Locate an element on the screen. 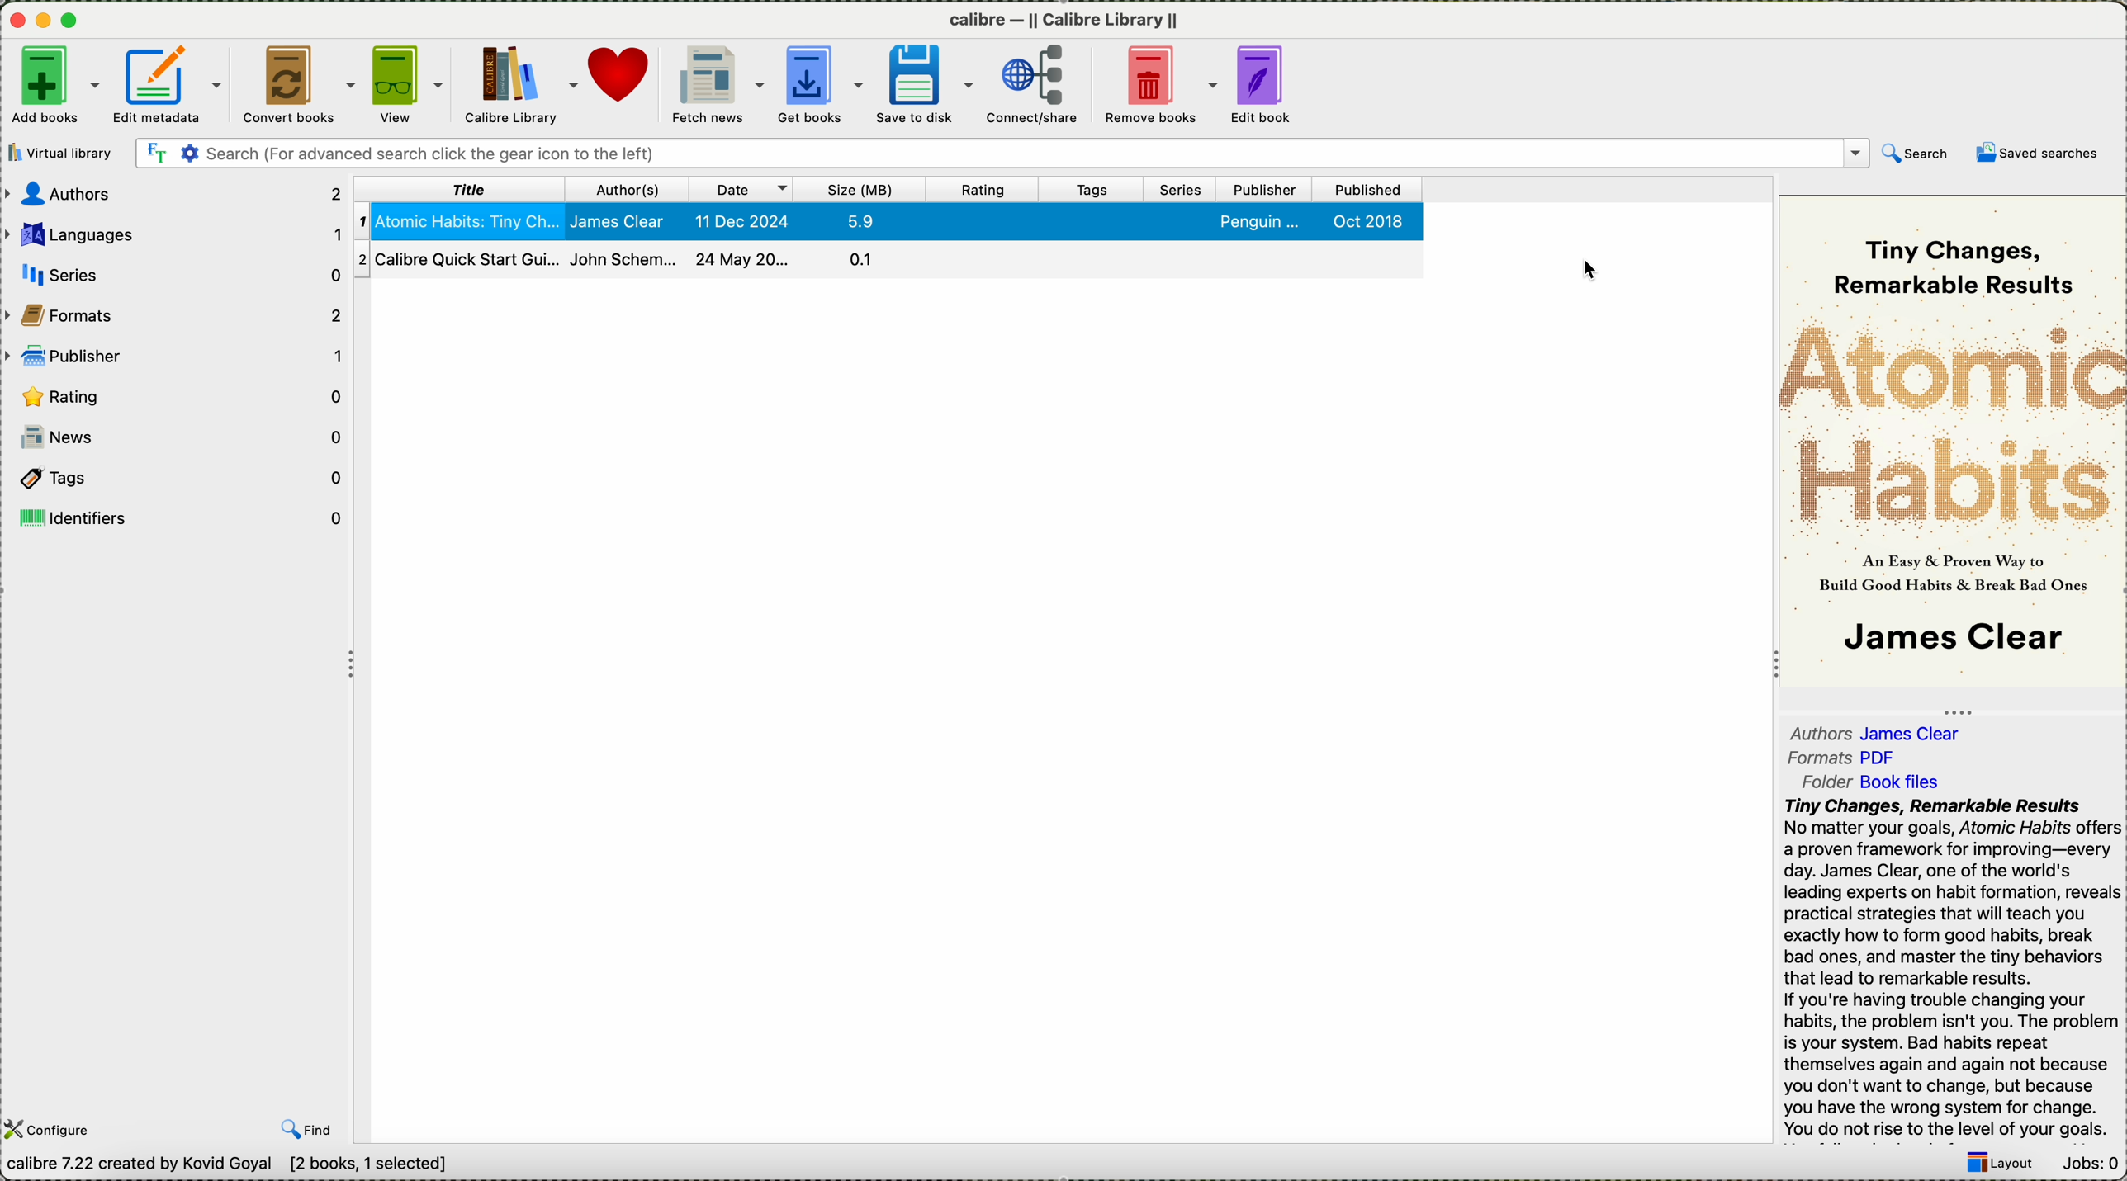 This screenshot has height=1181, width=2127. rating is located at coordinates (983, 189).